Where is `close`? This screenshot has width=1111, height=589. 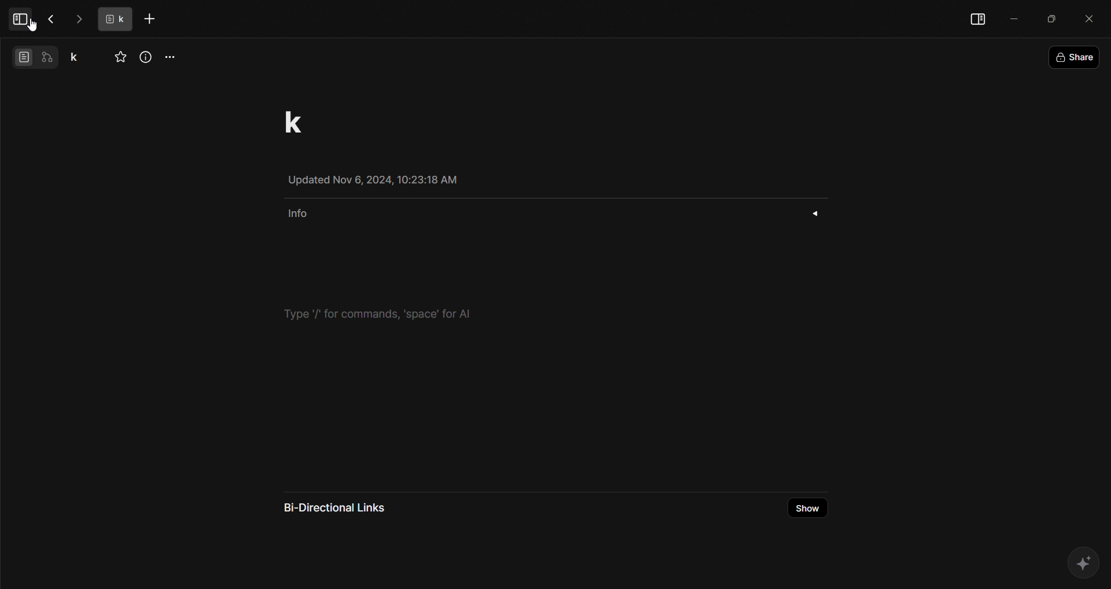
close is located at coordinates (1088, 17).